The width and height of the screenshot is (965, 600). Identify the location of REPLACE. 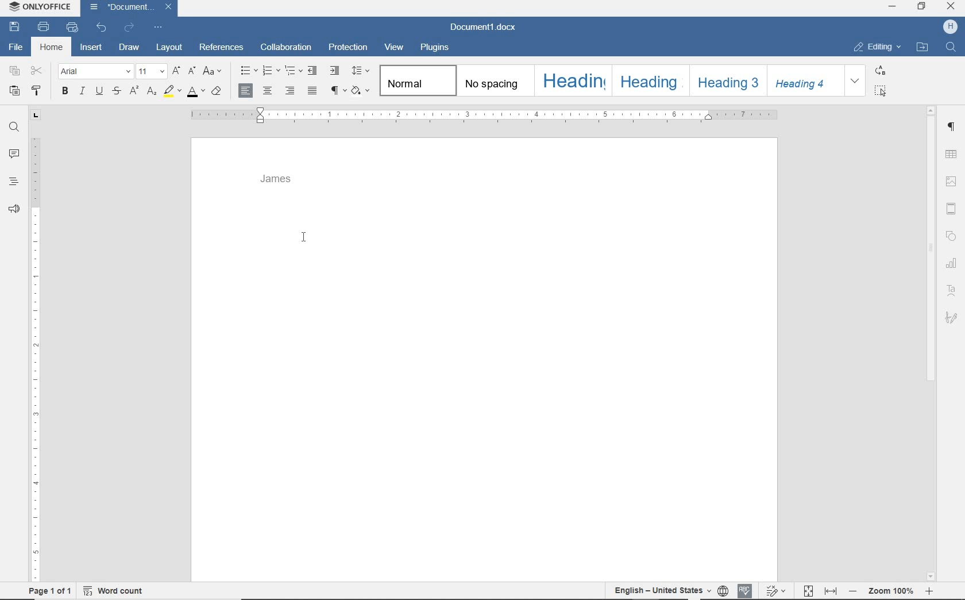
(880, 72).